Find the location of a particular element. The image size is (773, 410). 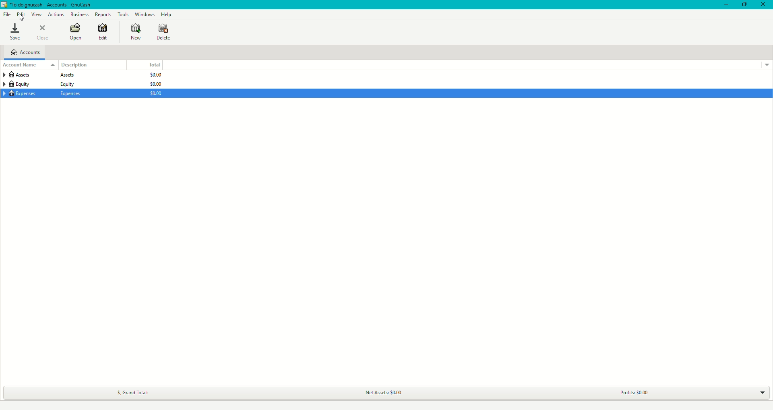

New is located at coordinates (136, 32).